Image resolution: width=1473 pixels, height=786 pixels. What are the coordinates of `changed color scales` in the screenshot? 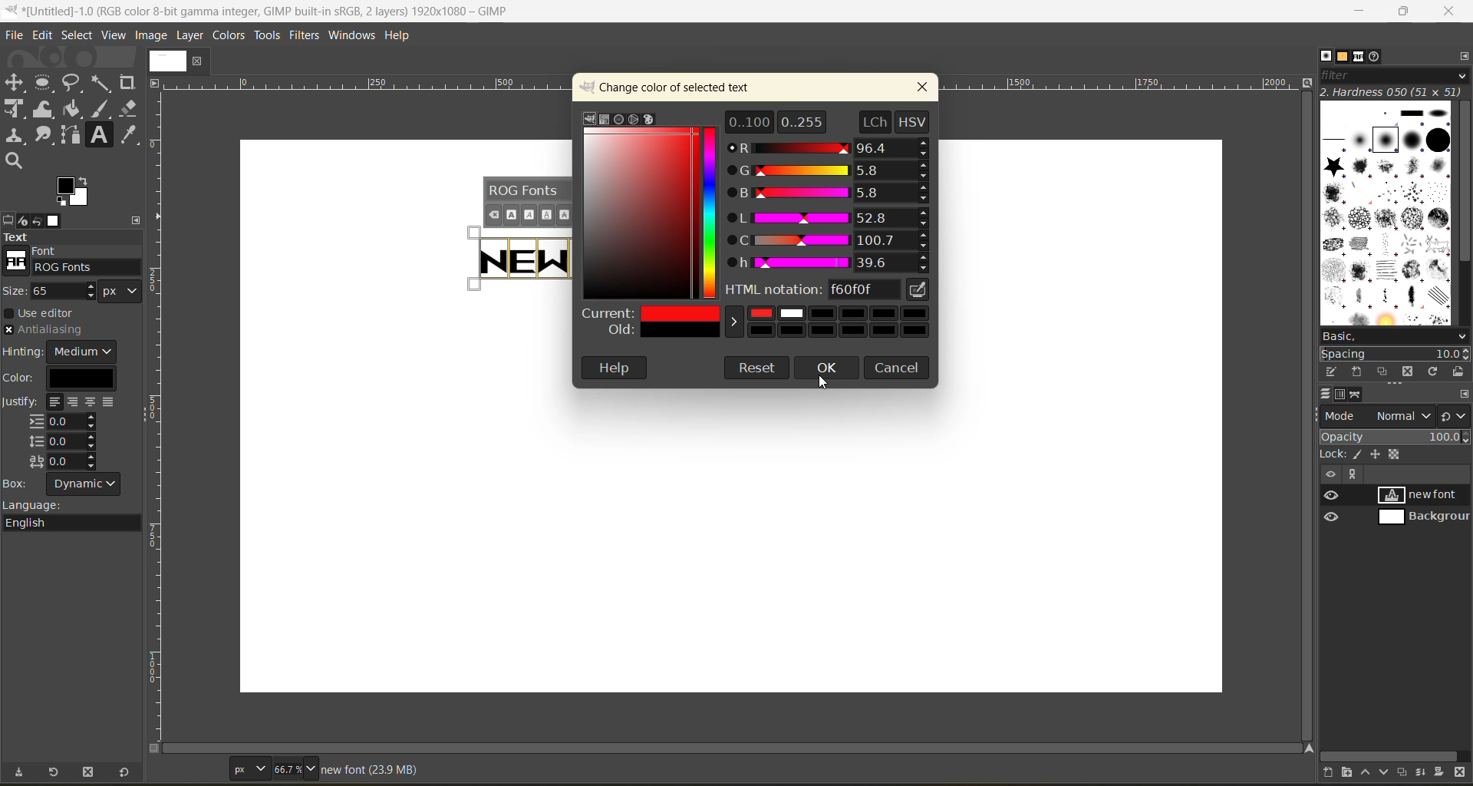 It's located at (831, 195).